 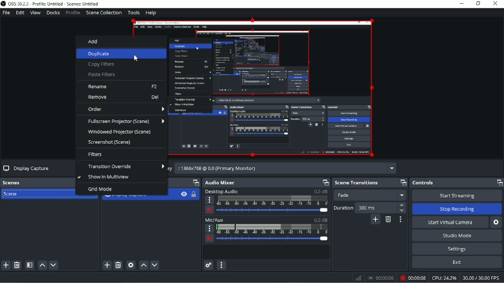 What do you see at coordinates (208, 228) in the screenshot?
I see `More Options` at bounding box center [208, 228].